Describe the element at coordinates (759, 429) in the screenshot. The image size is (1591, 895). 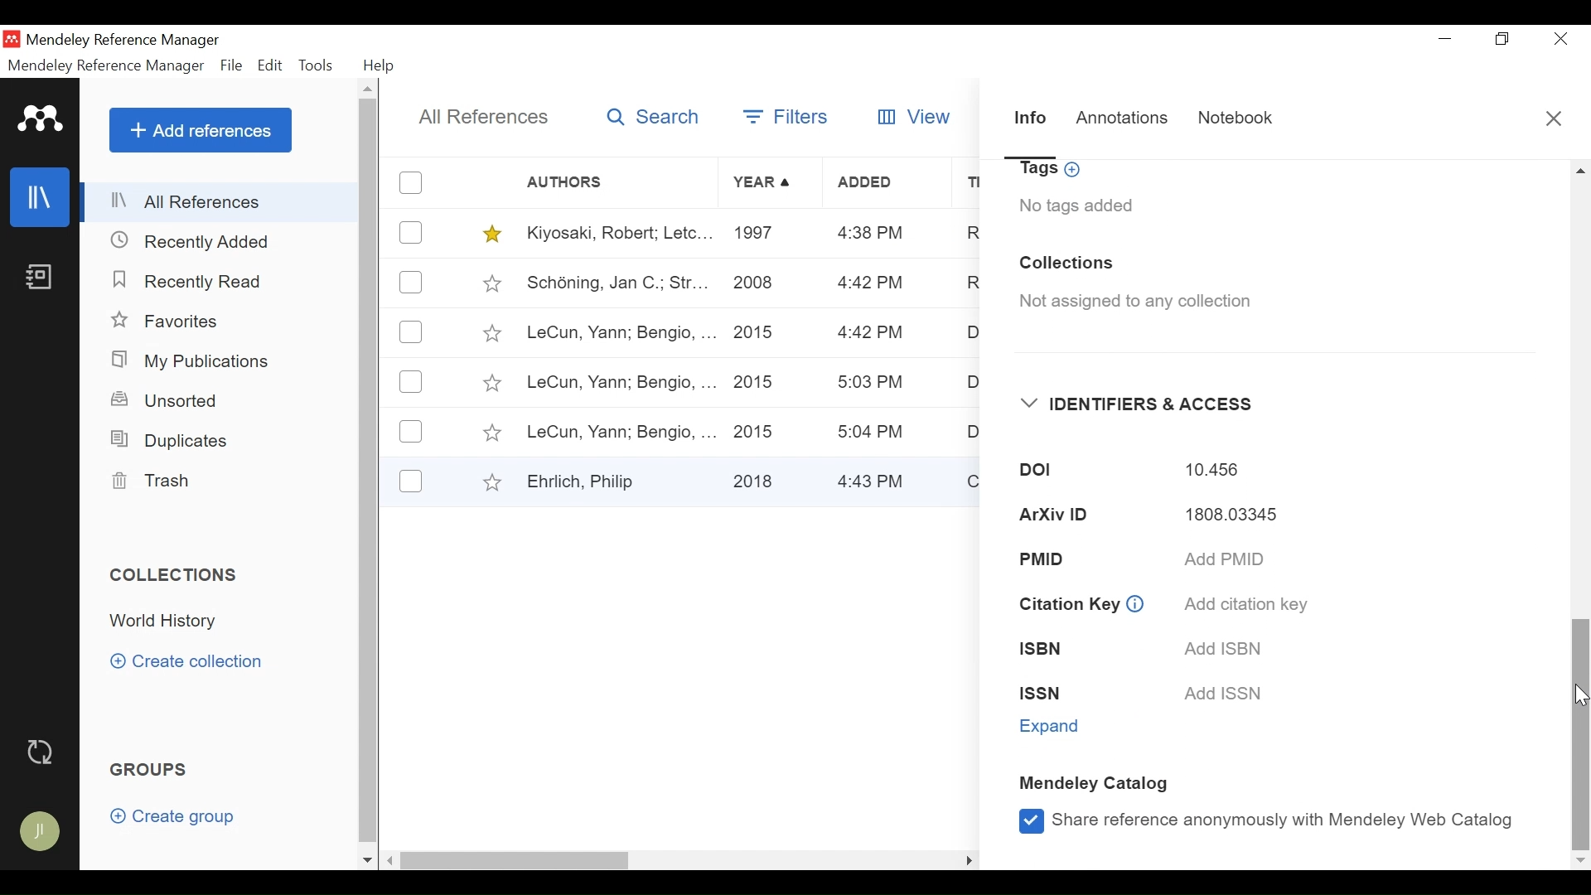
I see `2015` at that location.